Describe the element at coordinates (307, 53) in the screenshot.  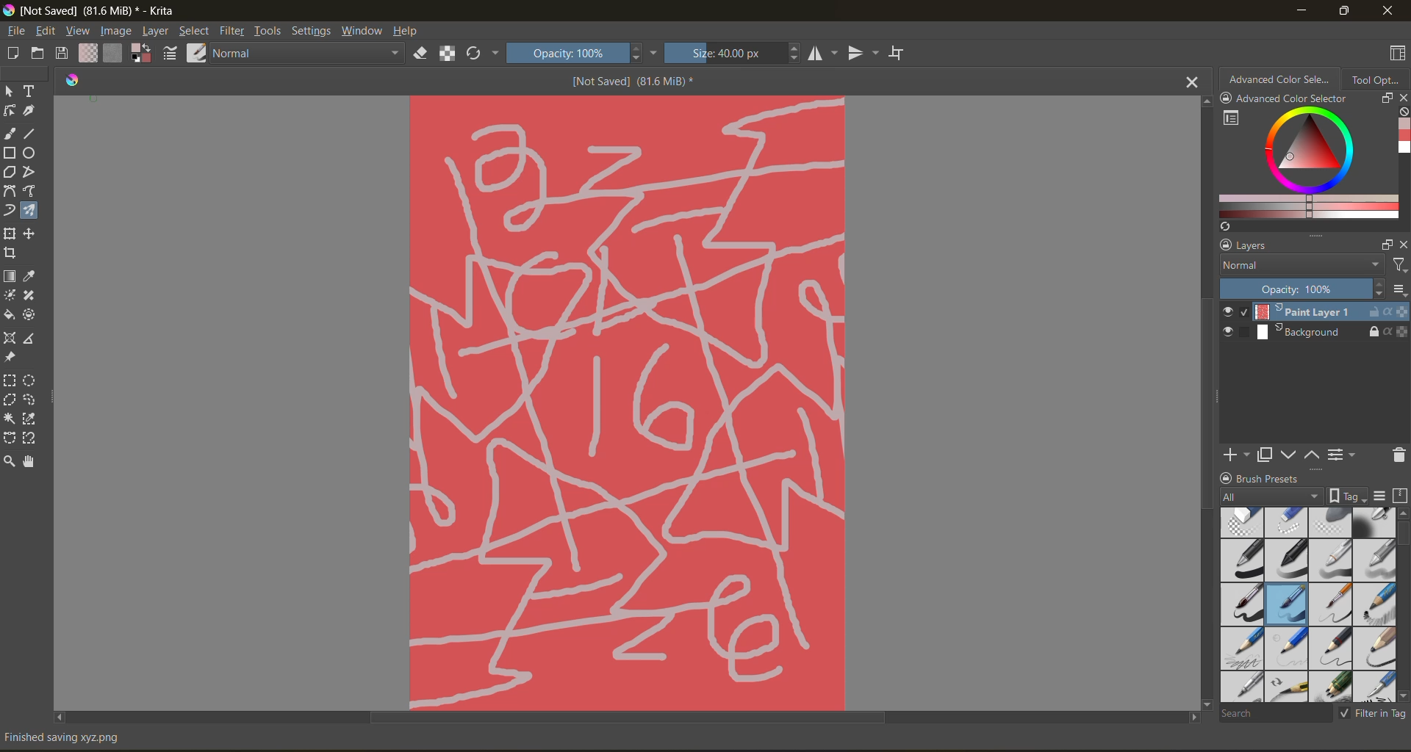
I see `normal` at that location.